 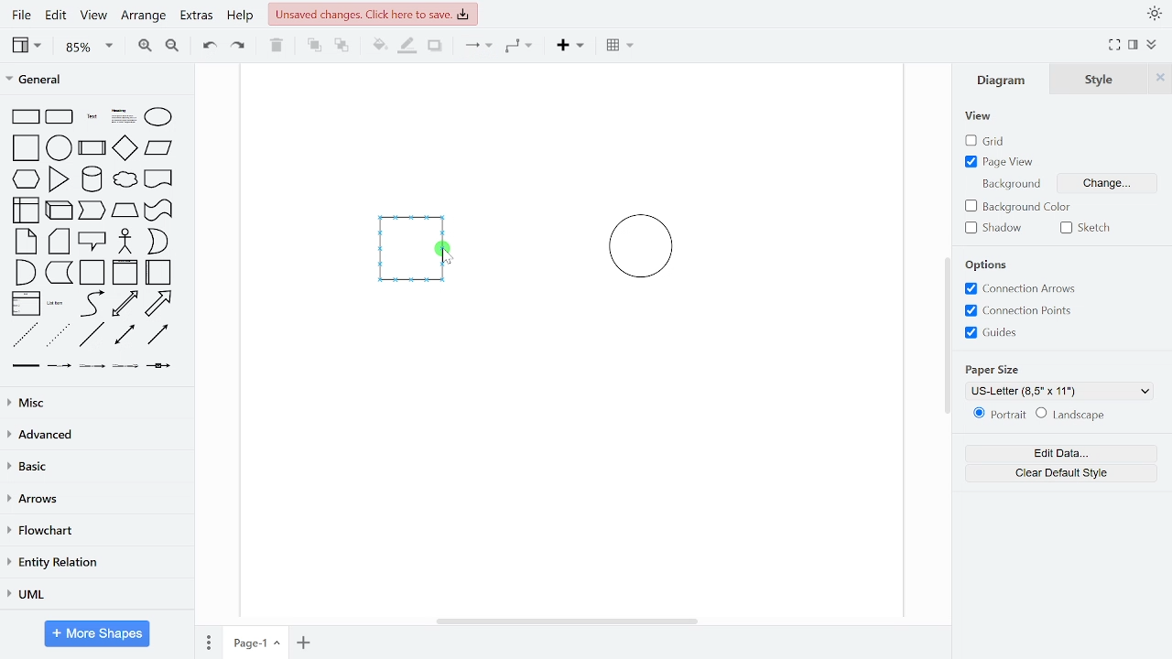 What do you see at coordinates (60, 272) in the screenshot?
I see `data storage` at bounding box center [60, 272].